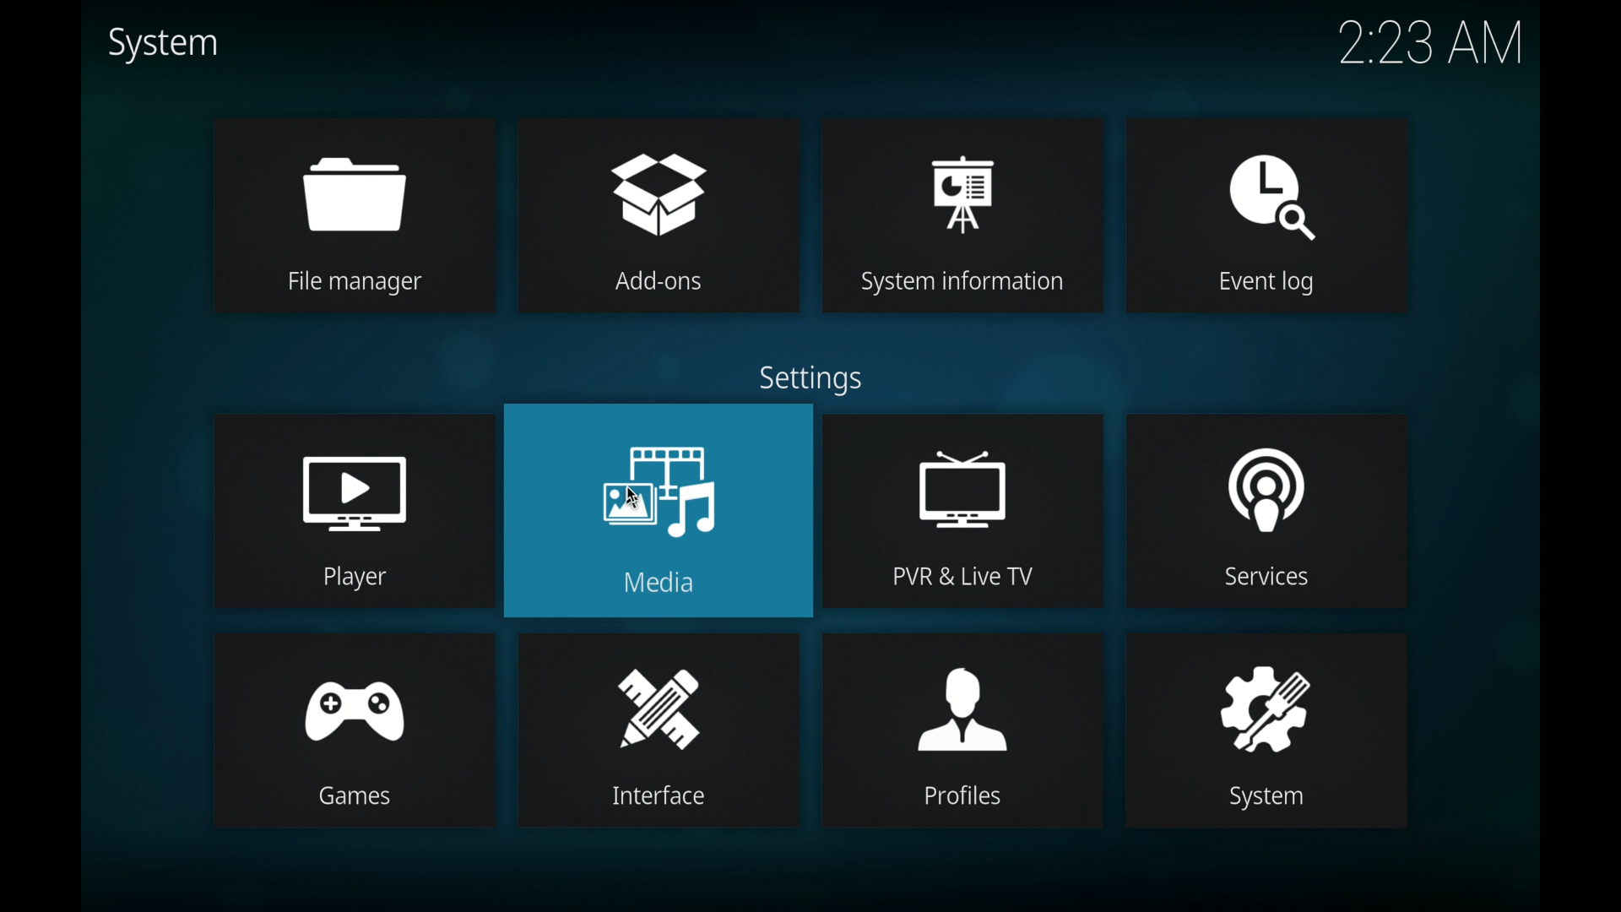 The image size is (1621, 912). Describe the element at coordinates (357, 578) in the screenshot. I see `Player` at that location.